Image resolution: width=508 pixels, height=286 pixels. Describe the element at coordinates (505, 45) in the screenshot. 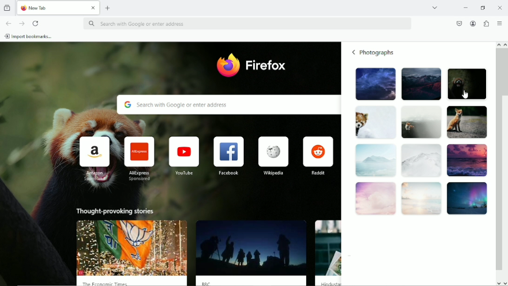

I see `scroll up` at that location.